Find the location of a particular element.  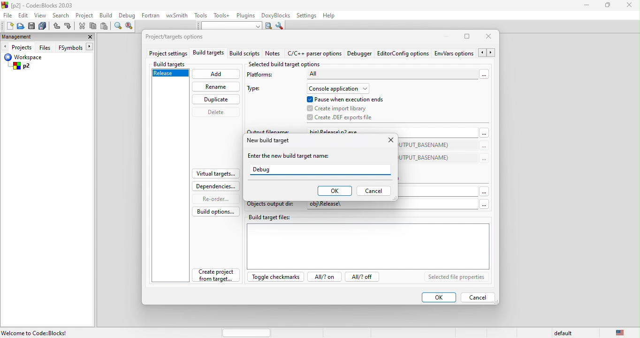

tools is located at coordinates (201, 15).